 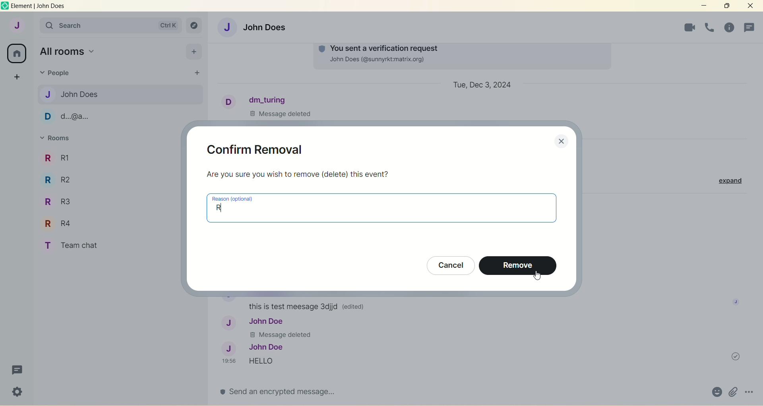 I want to click on message sent, so click(x=733, y=356).